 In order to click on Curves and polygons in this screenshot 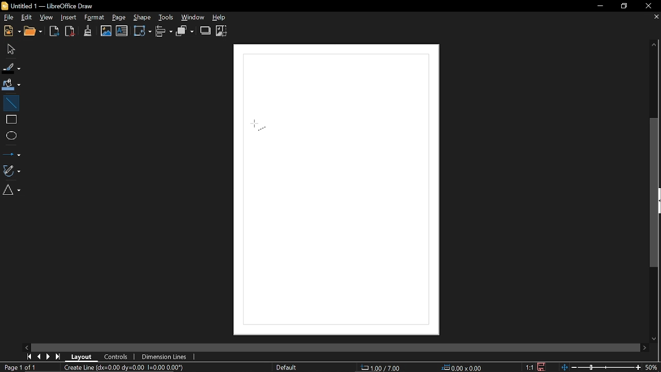, I will do `click(12, 171)`.